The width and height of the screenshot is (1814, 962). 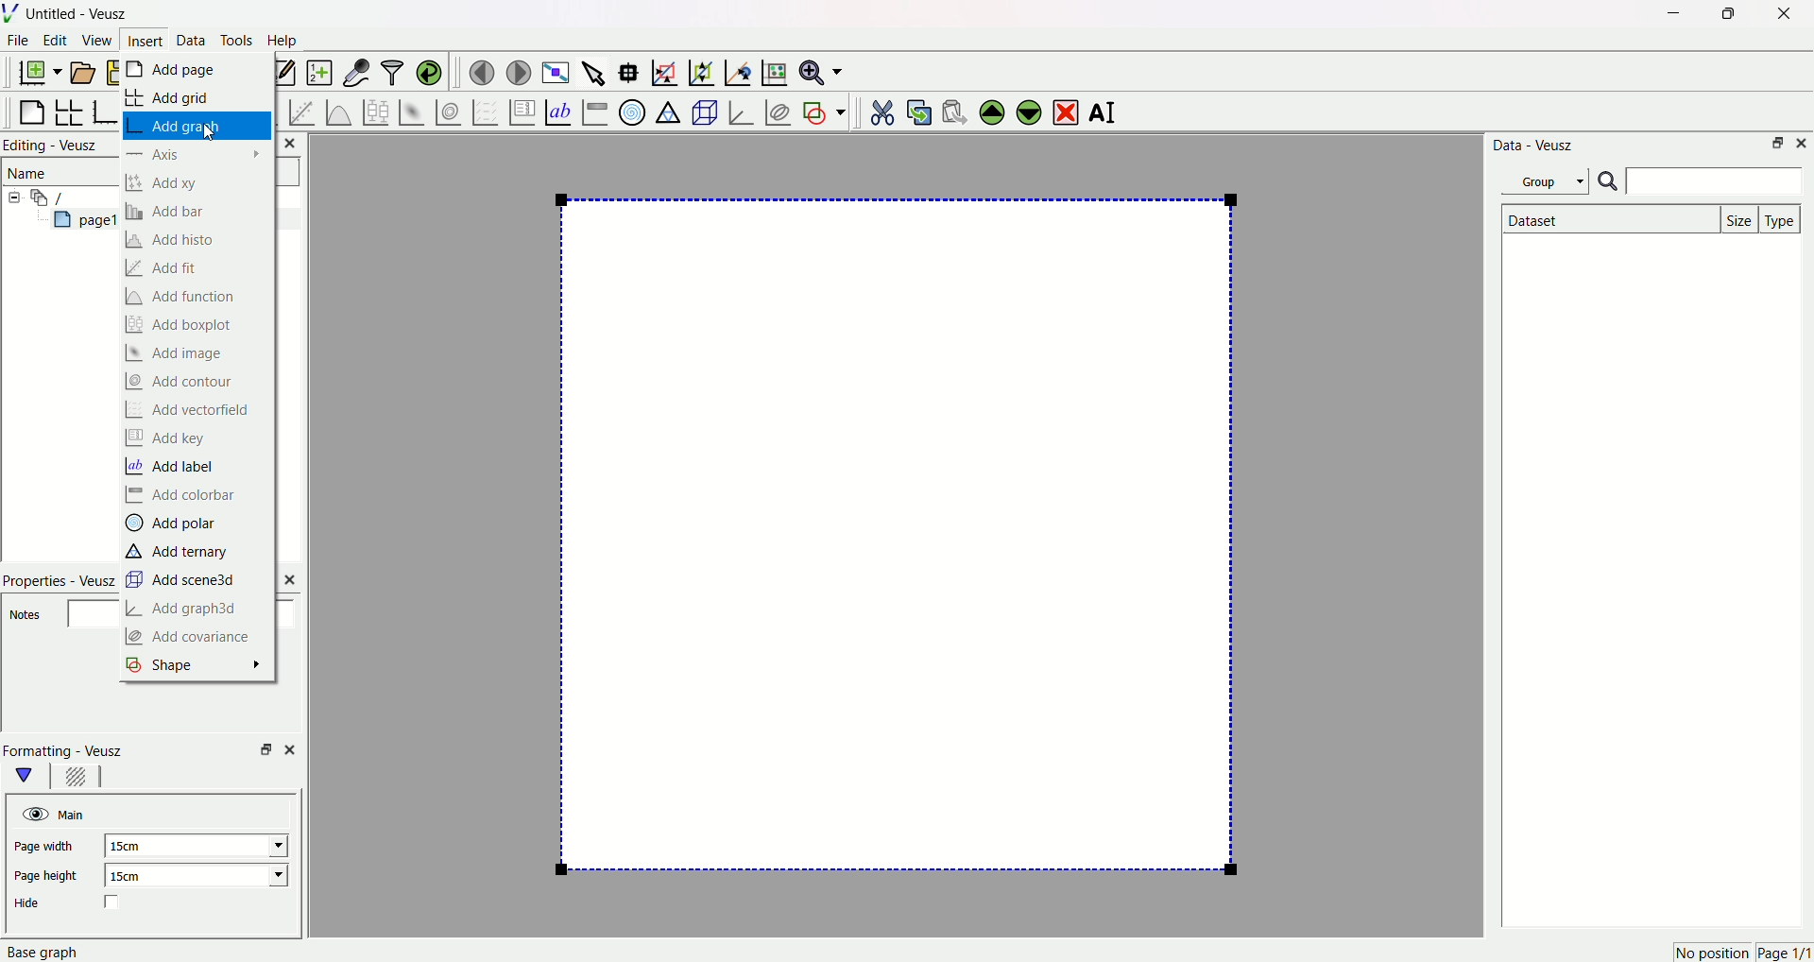 What do you see at coordinates (955, 110) in the screenshot?
I see `paste the widgets` at bounding box center [955, 110].